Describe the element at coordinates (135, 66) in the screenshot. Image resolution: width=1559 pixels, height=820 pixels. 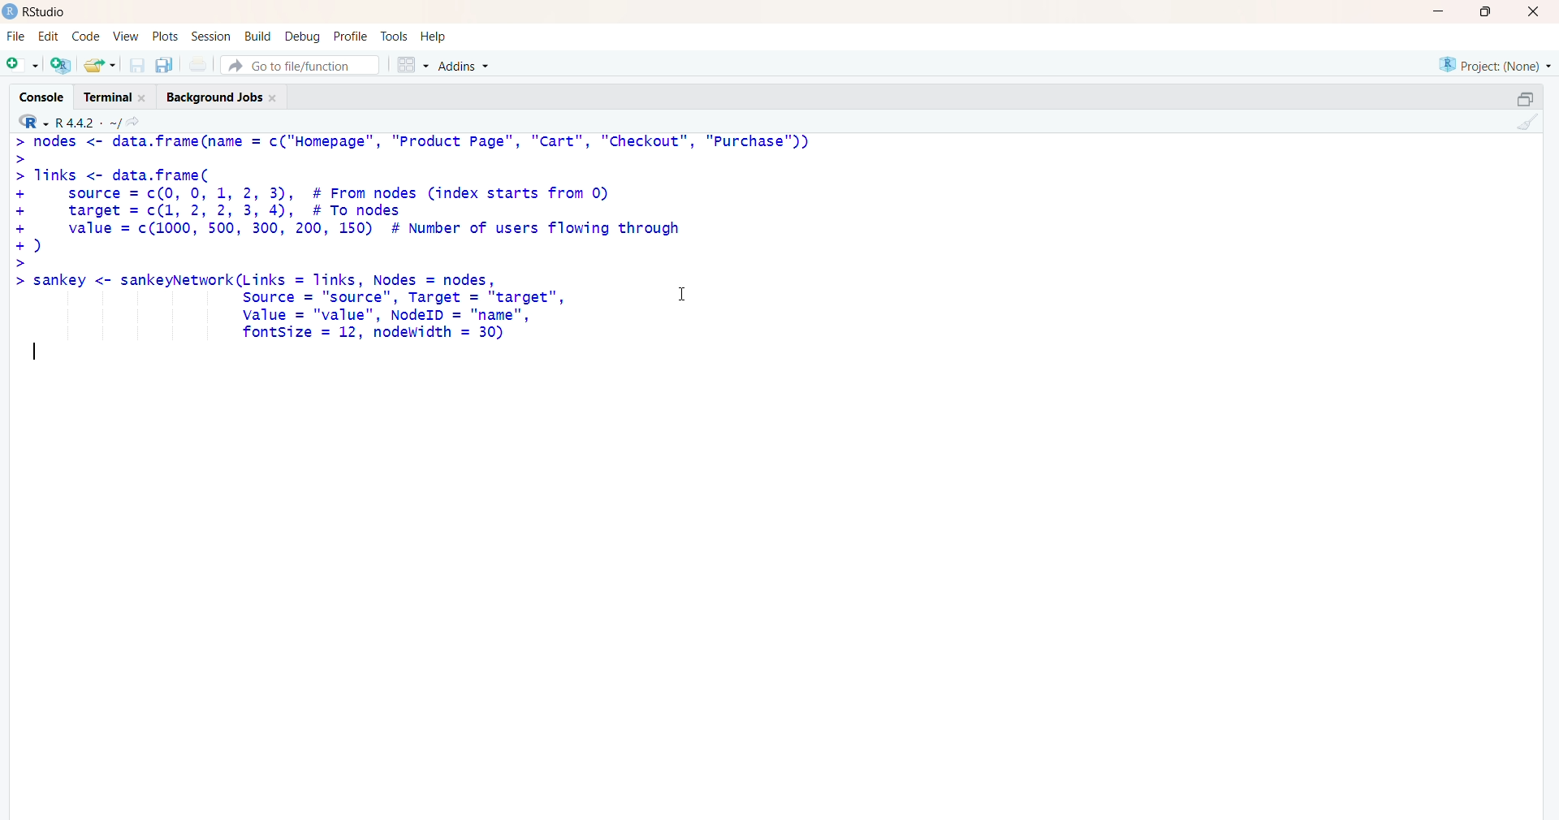
I see `save` at that location.